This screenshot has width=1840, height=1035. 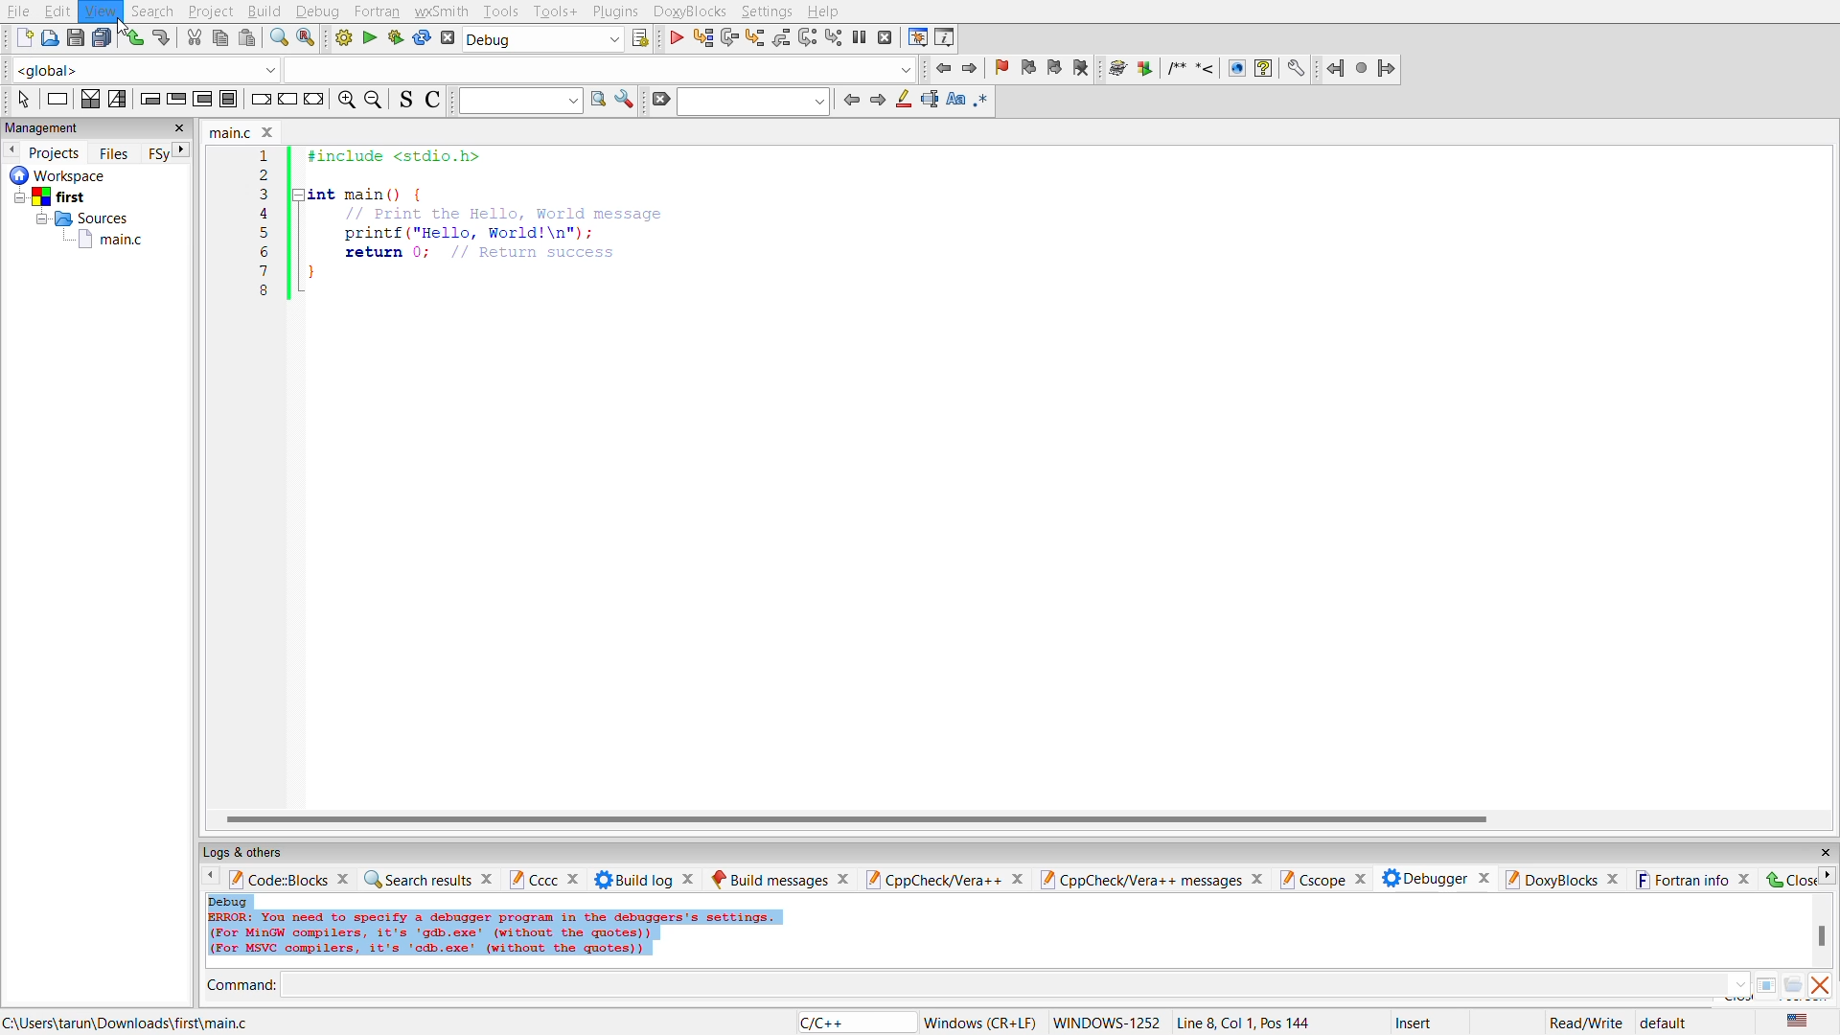 I want to click on metadata, so click(x=1316, y=1022).